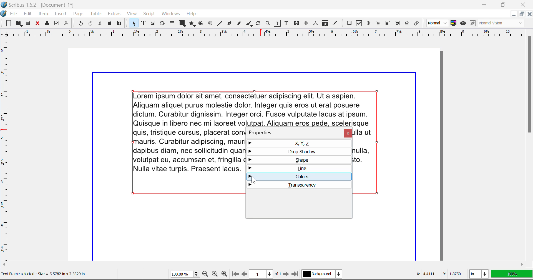 The width and height of the screenshot is (533, 280). I want to click on Table, so click(95, 14).